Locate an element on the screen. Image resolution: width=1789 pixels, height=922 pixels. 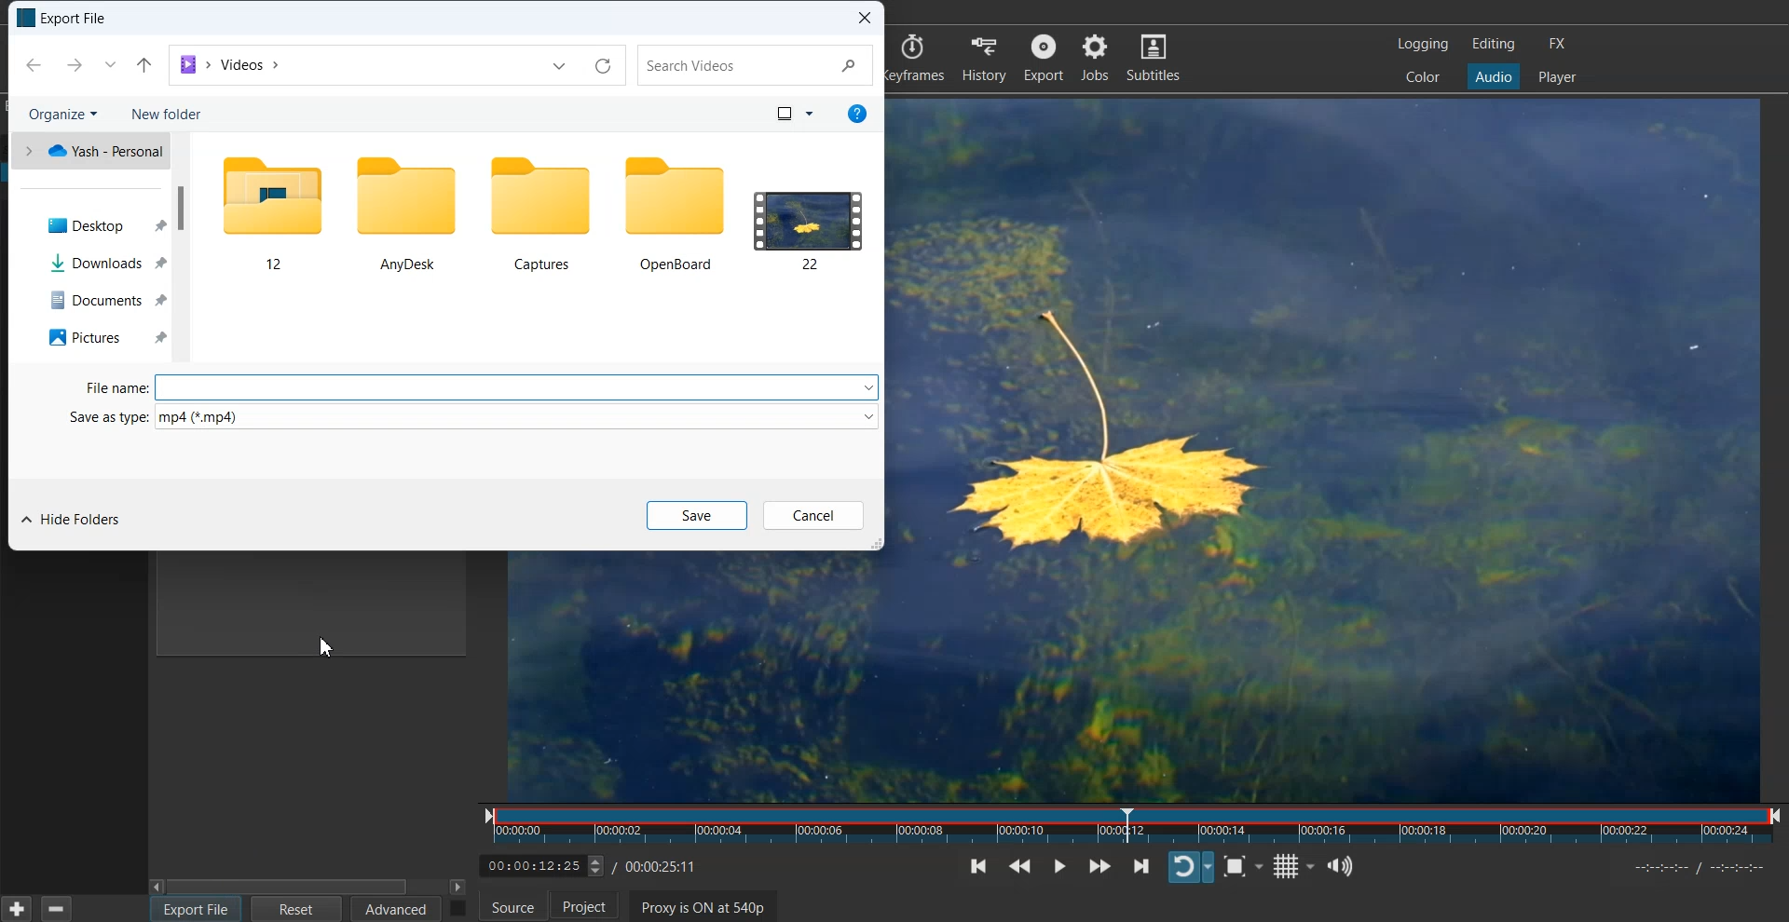
Toggle grid display on the player is located at coordinates (1295, 865).